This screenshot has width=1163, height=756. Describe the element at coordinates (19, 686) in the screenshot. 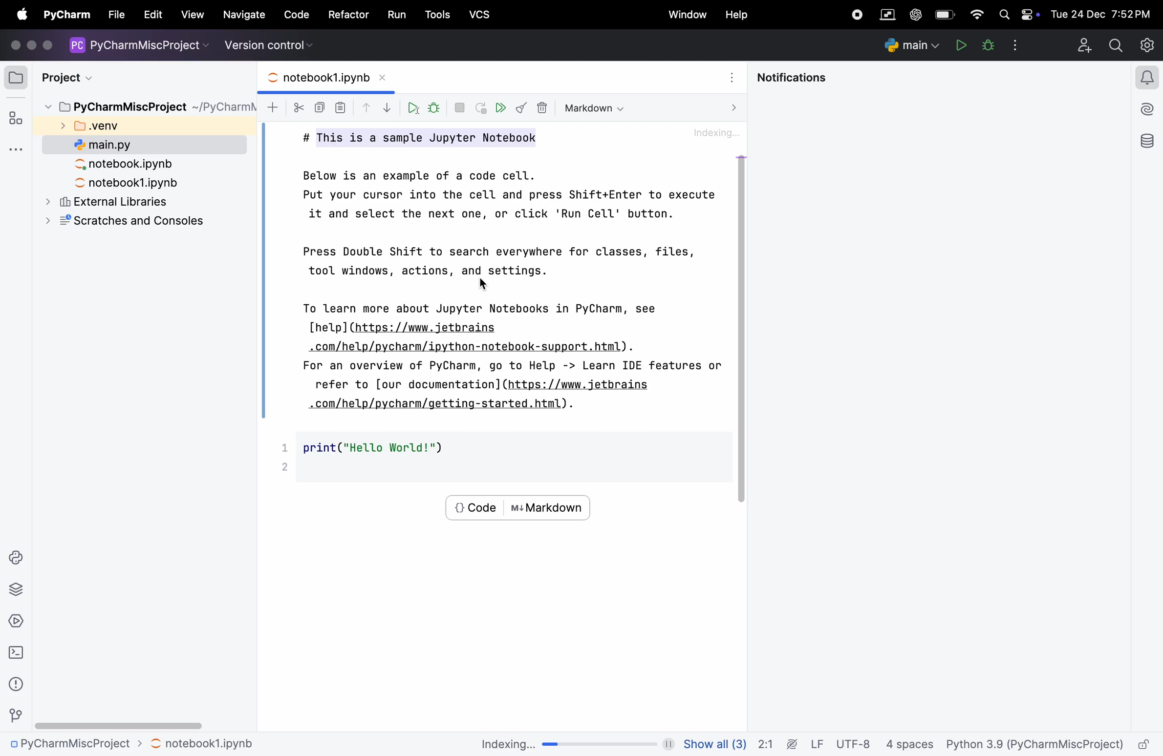

I see `info` at that location.